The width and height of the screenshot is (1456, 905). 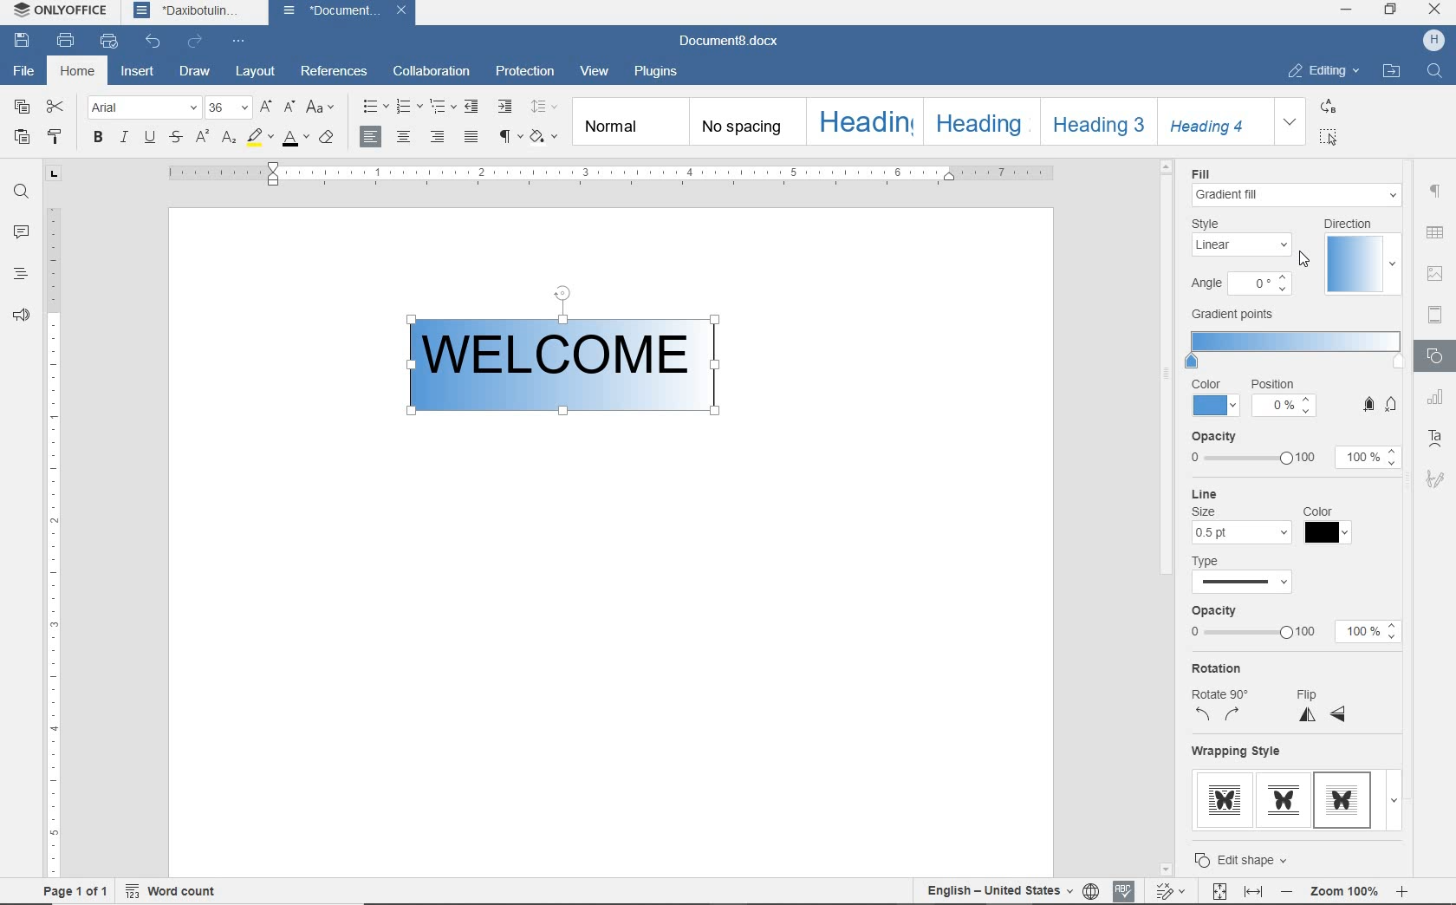 What do you see at coordinates (1211, 120) in the screenshot?
I see `HEADING 4` at bounding box center [1211, 120].